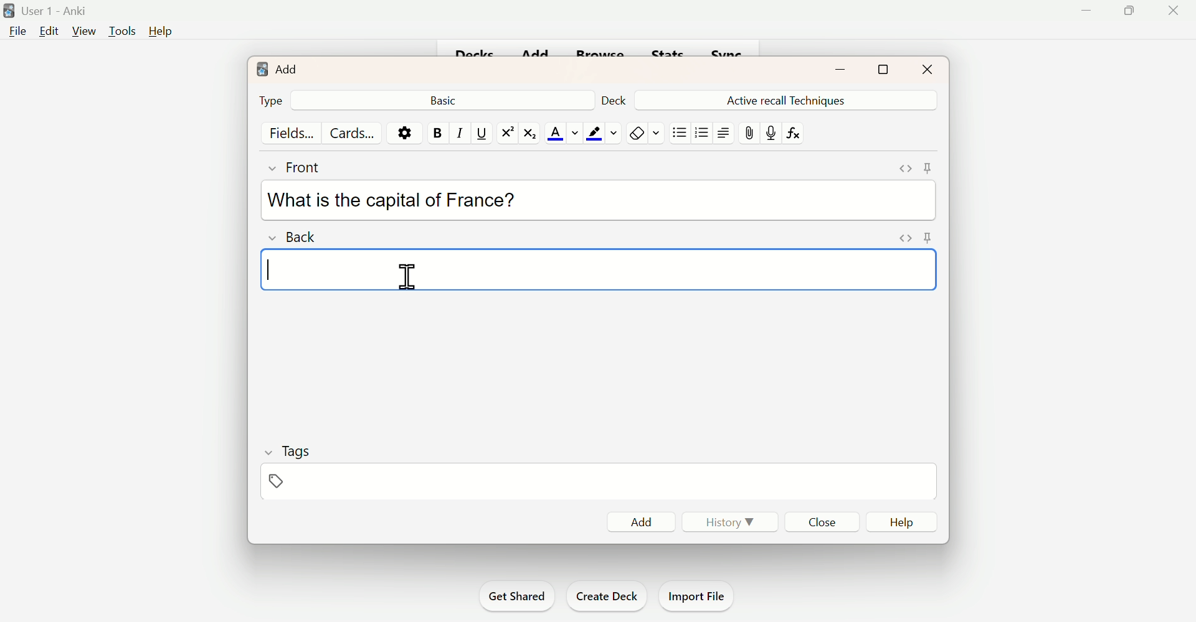 The image size is (1196, 622). Describe the element at coordinates (699, 596) in the screenshot. I see `Import File` at that location.